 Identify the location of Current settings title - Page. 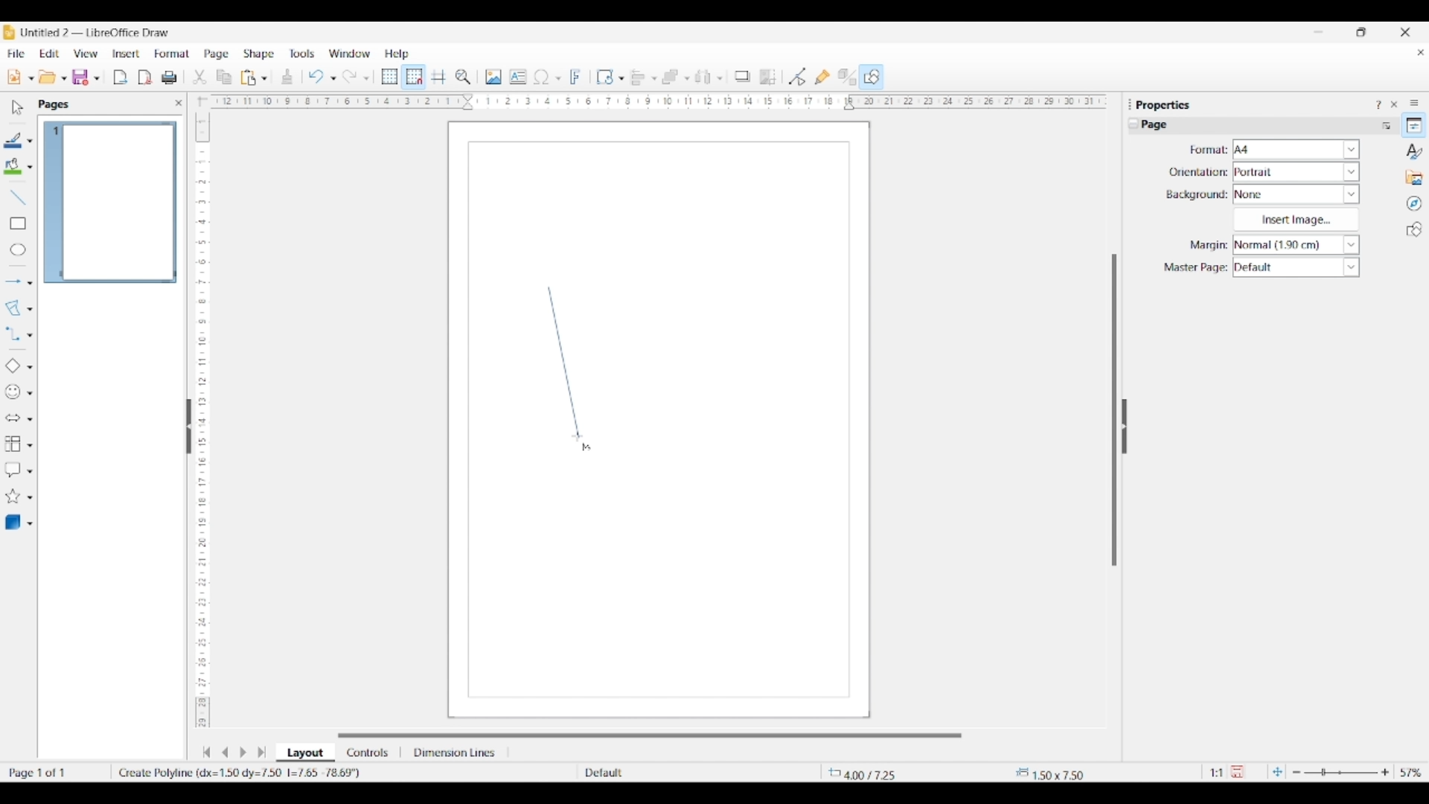
(1161, 127).